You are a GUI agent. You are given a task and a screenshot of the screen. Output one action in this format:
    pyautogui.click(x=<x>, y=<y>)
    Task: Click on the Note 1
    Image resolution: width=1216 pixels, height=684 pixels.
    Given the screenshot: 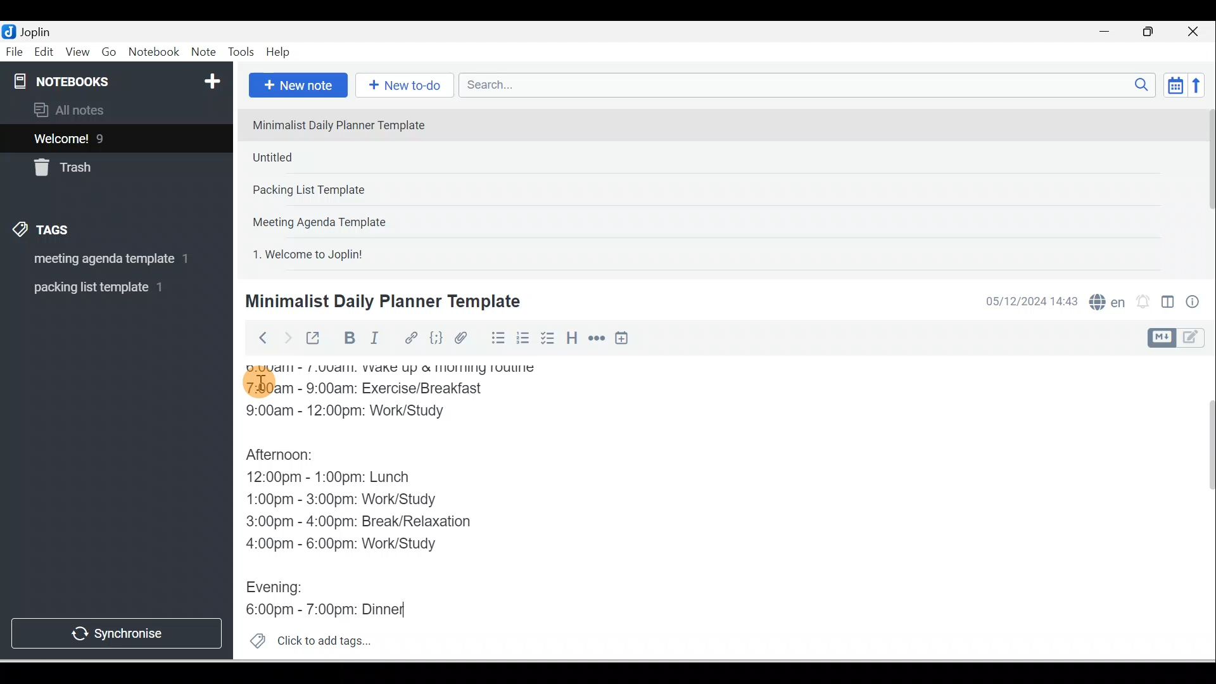 What is the action you would take?
    pyautogui.click(x=348, y=124)
    